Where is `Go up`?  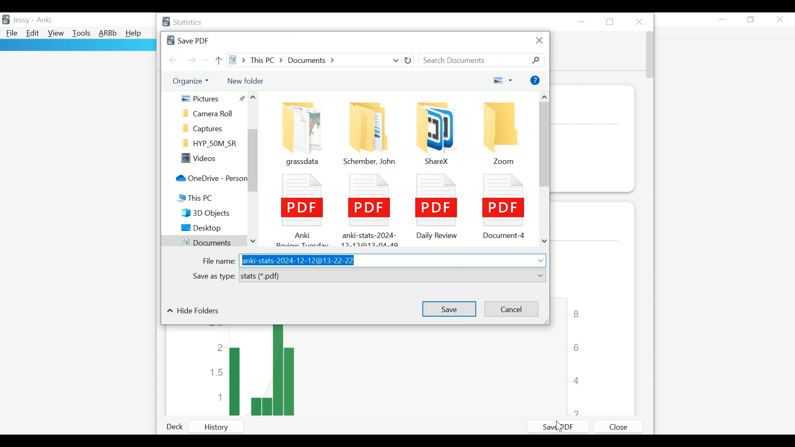 Go up is located at coordinates (219, 60).